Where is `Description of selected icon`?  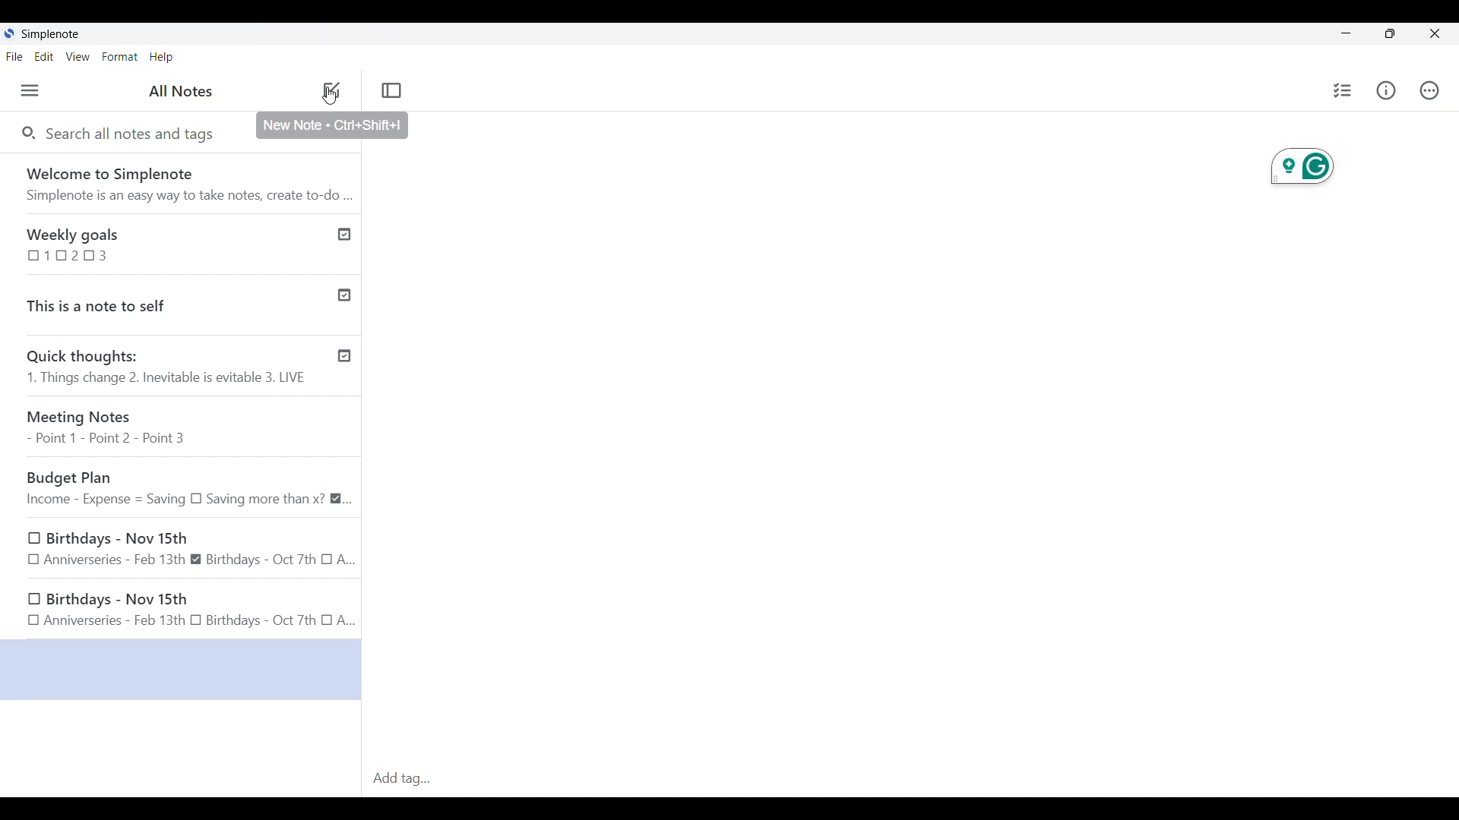 Description of selected icon is located at coordinates (332, 125).